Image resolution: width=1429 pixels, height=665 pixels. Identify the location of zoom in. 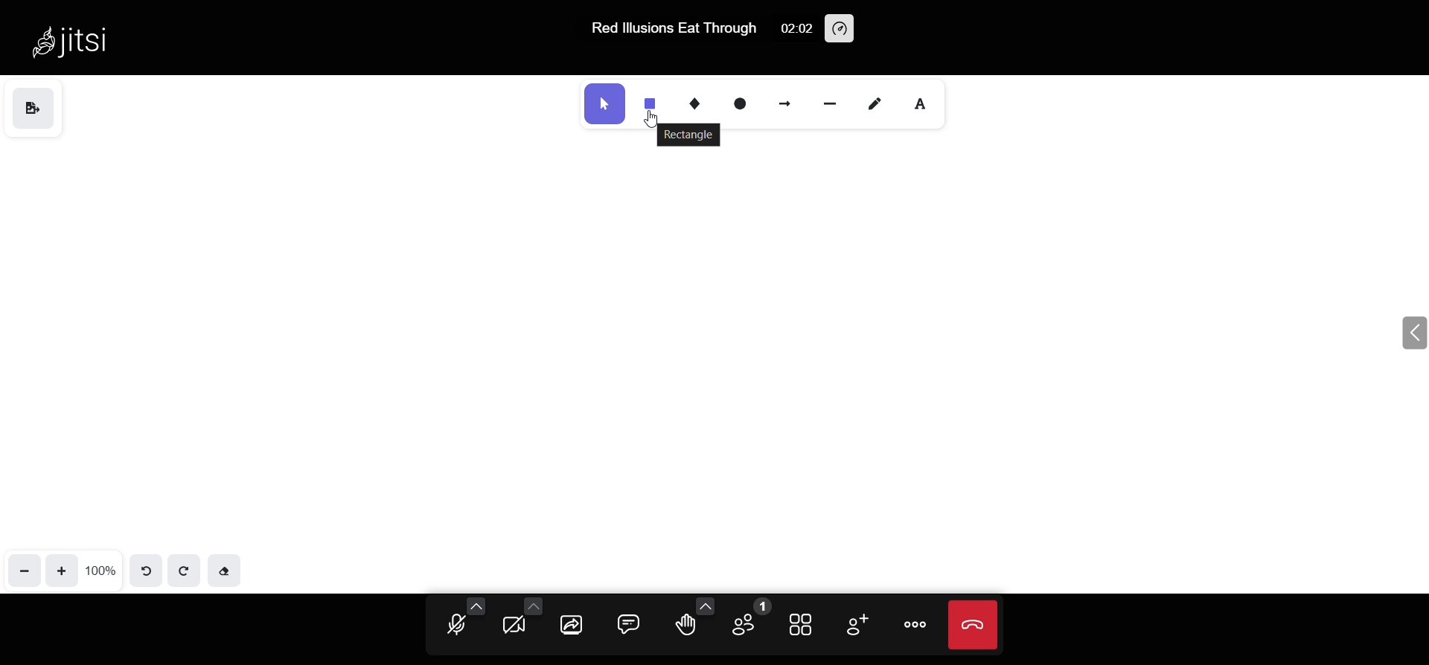
(62, 569).